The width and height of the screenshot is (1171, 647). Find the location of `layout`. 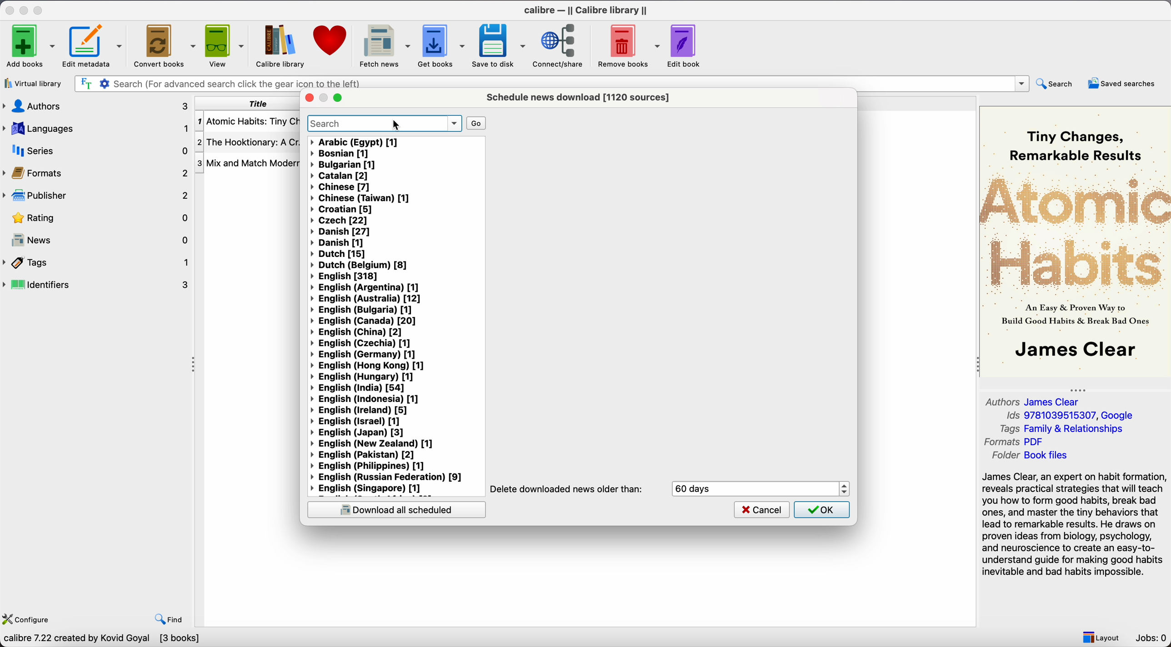

layout is located at coordinates (1100, 636).